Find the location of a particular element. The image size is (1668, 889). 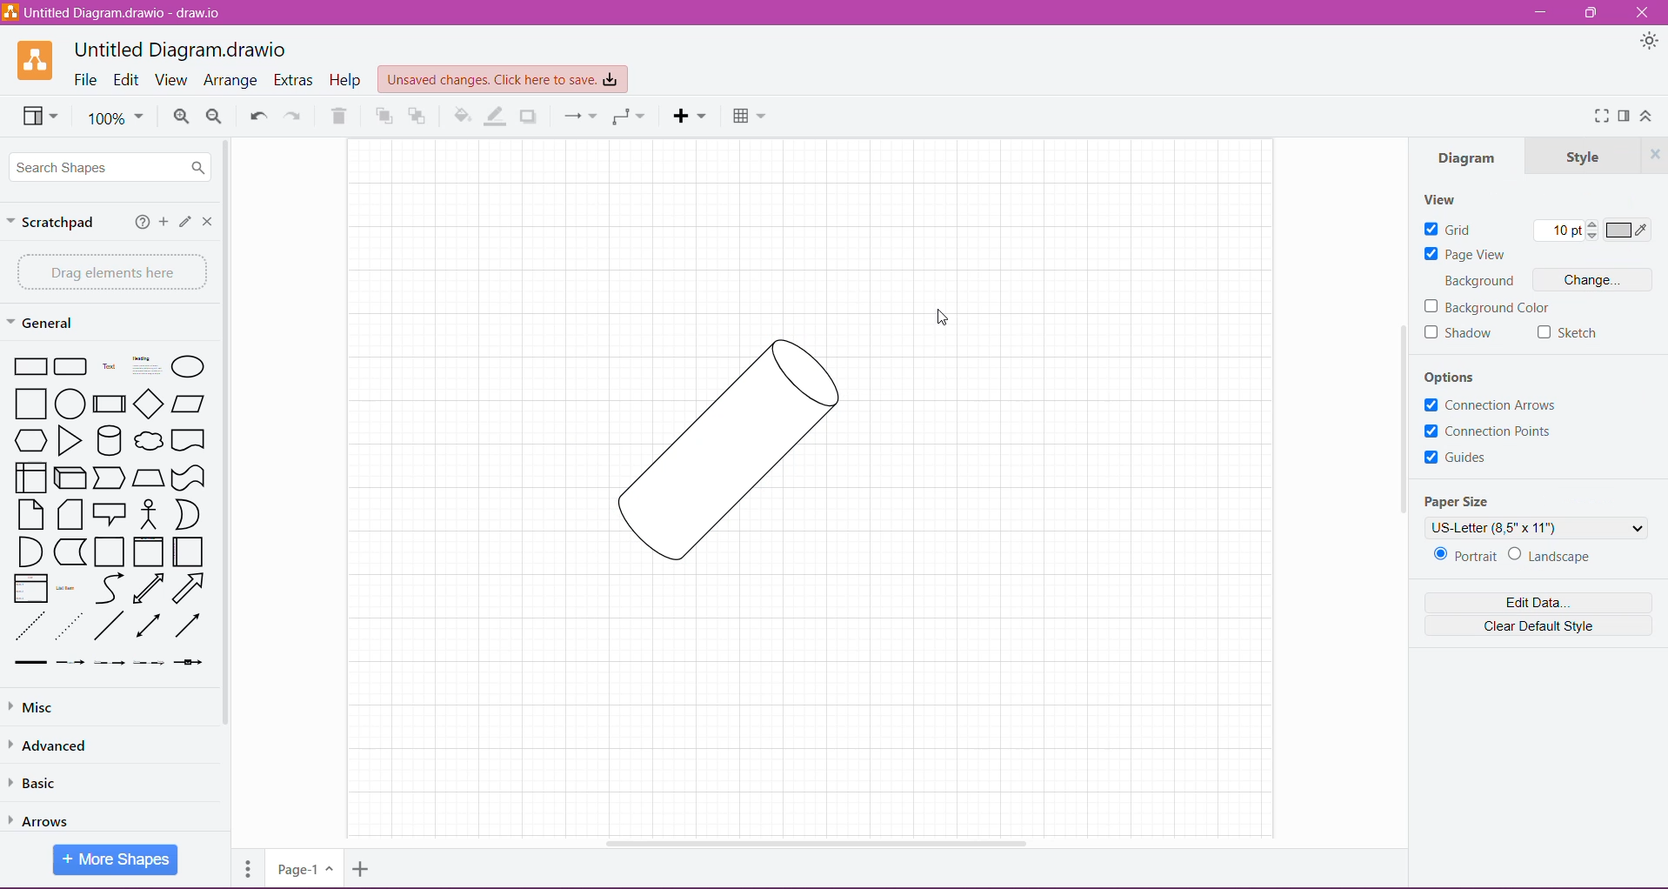

Guides is located at coordinates (1460, 460).